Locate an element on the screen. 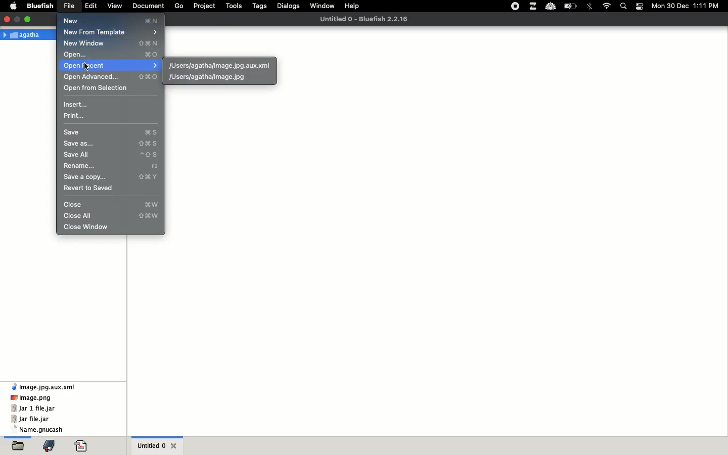 This screenshot has height=455, width=728. project is located at coordinates (204, 6).